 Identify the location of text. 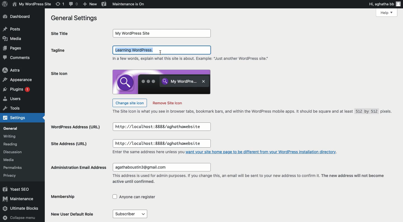
(192, 59).